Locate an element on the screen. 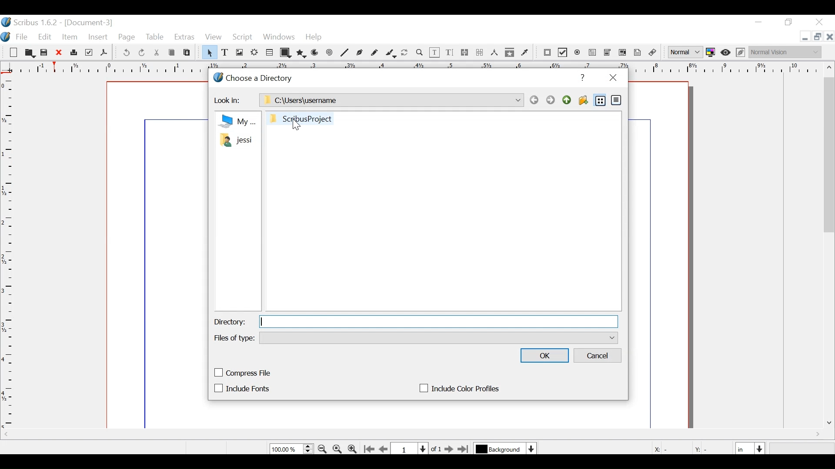  Zoom is located at coordinates (291, 449).